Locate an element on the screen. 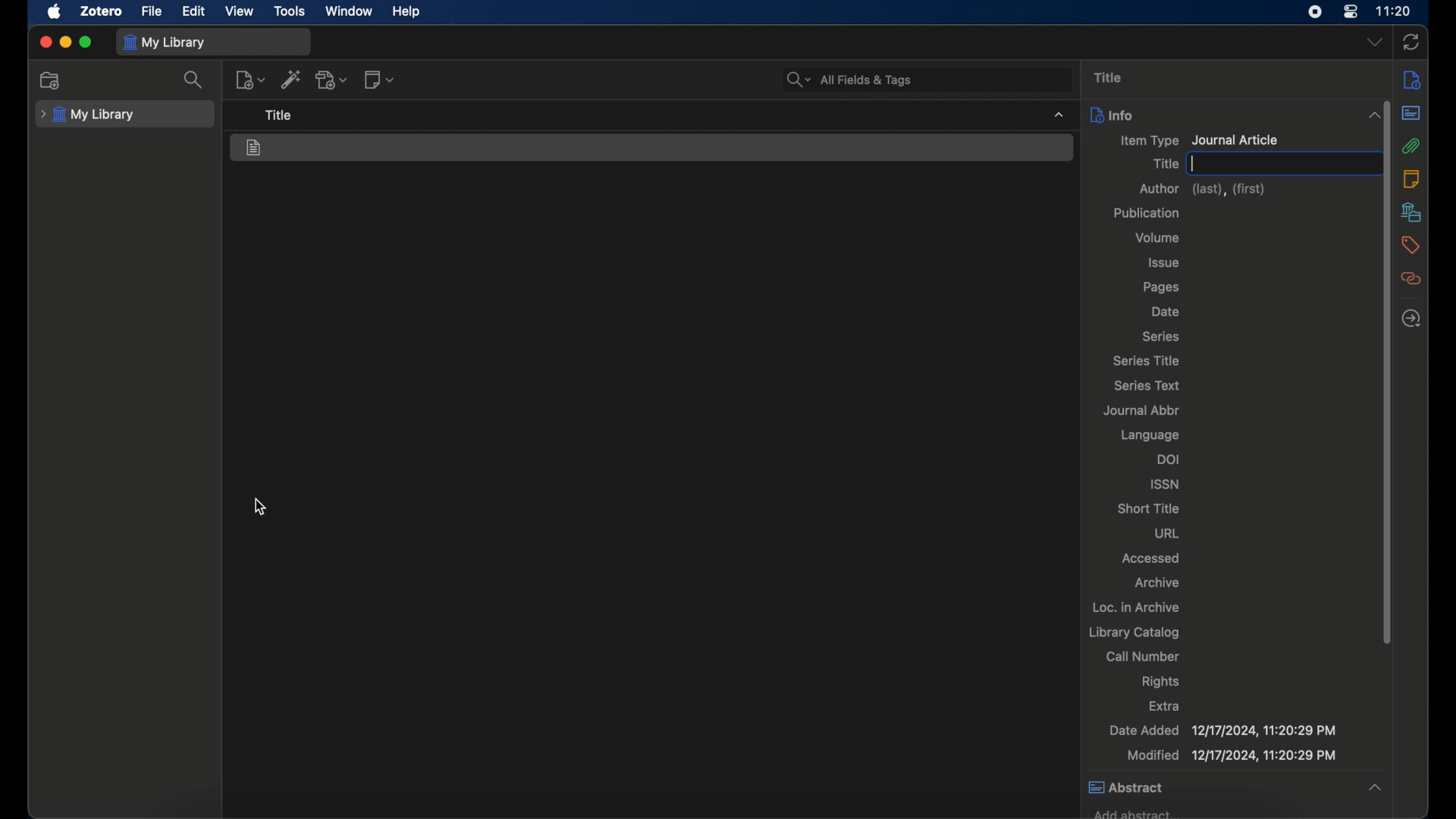 Image resolution: width=1456 pixels, height=819 pixels. date added is located at coordinates (1223, 730).